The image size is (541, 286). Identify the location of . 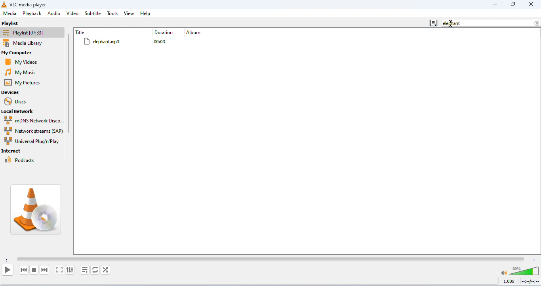
(10, 13).